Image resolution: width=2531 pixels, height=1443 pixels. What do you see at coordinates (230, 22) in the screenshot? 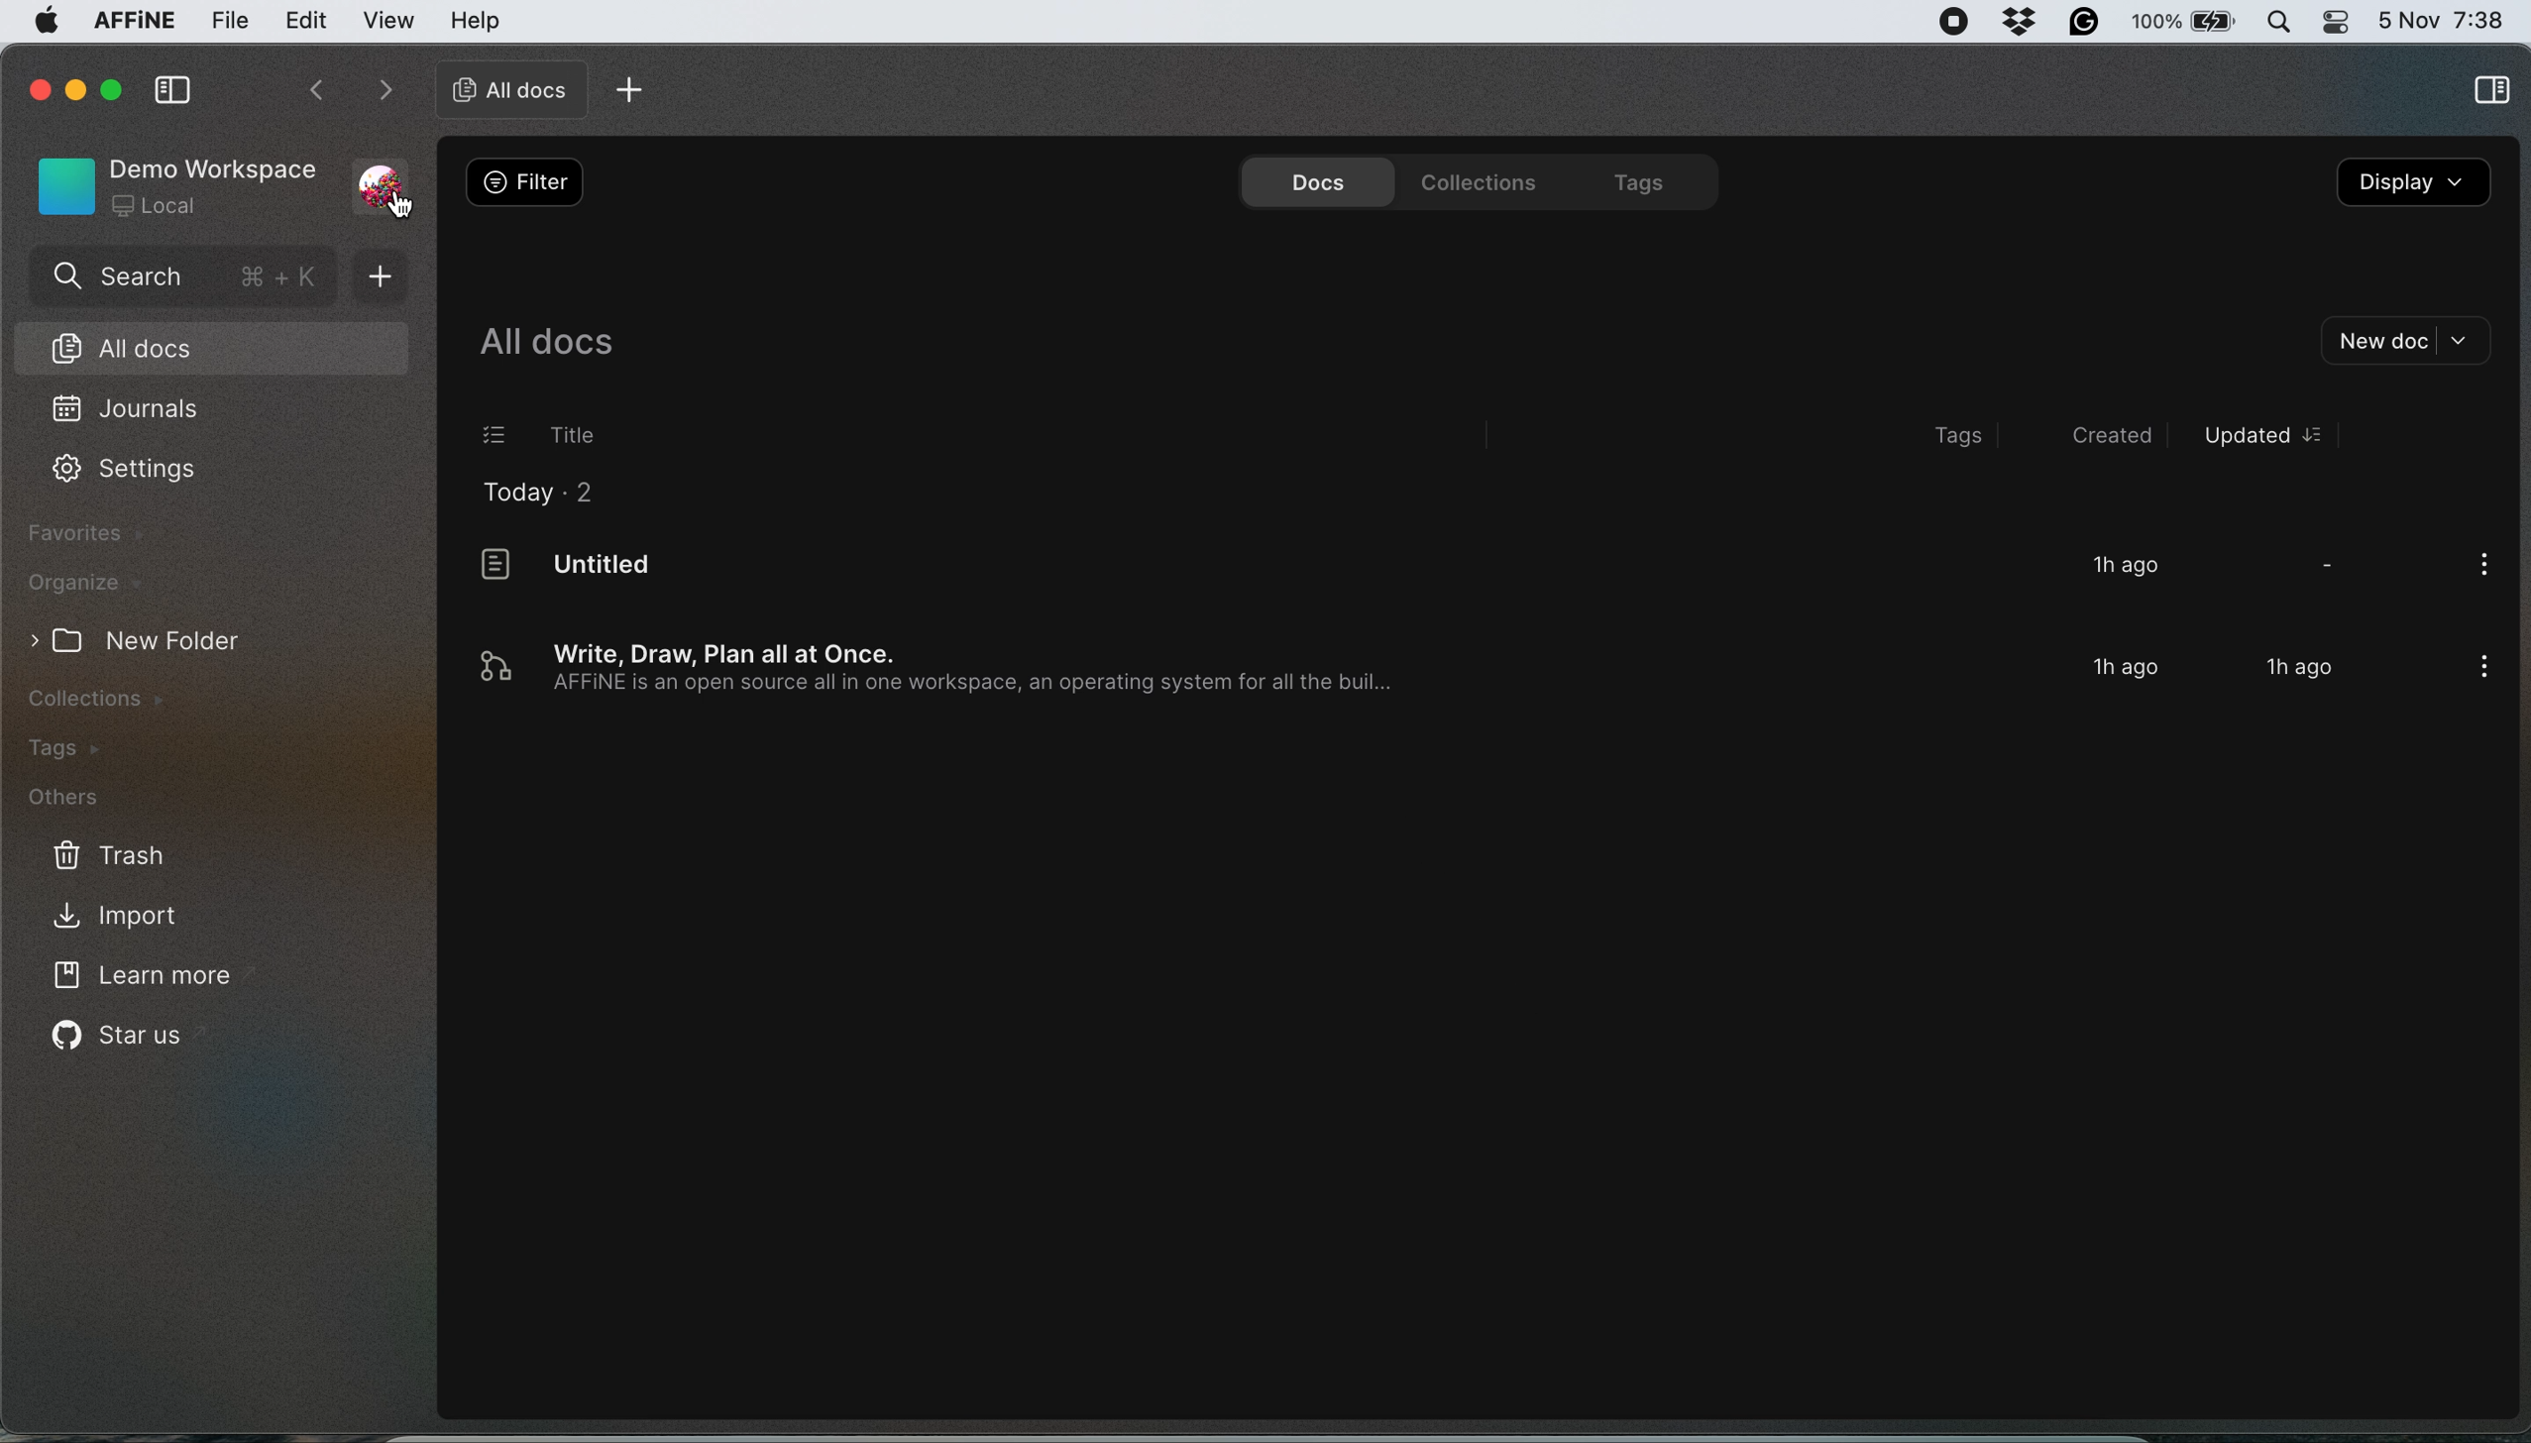
I see `file` at bounding box center [230, 22].